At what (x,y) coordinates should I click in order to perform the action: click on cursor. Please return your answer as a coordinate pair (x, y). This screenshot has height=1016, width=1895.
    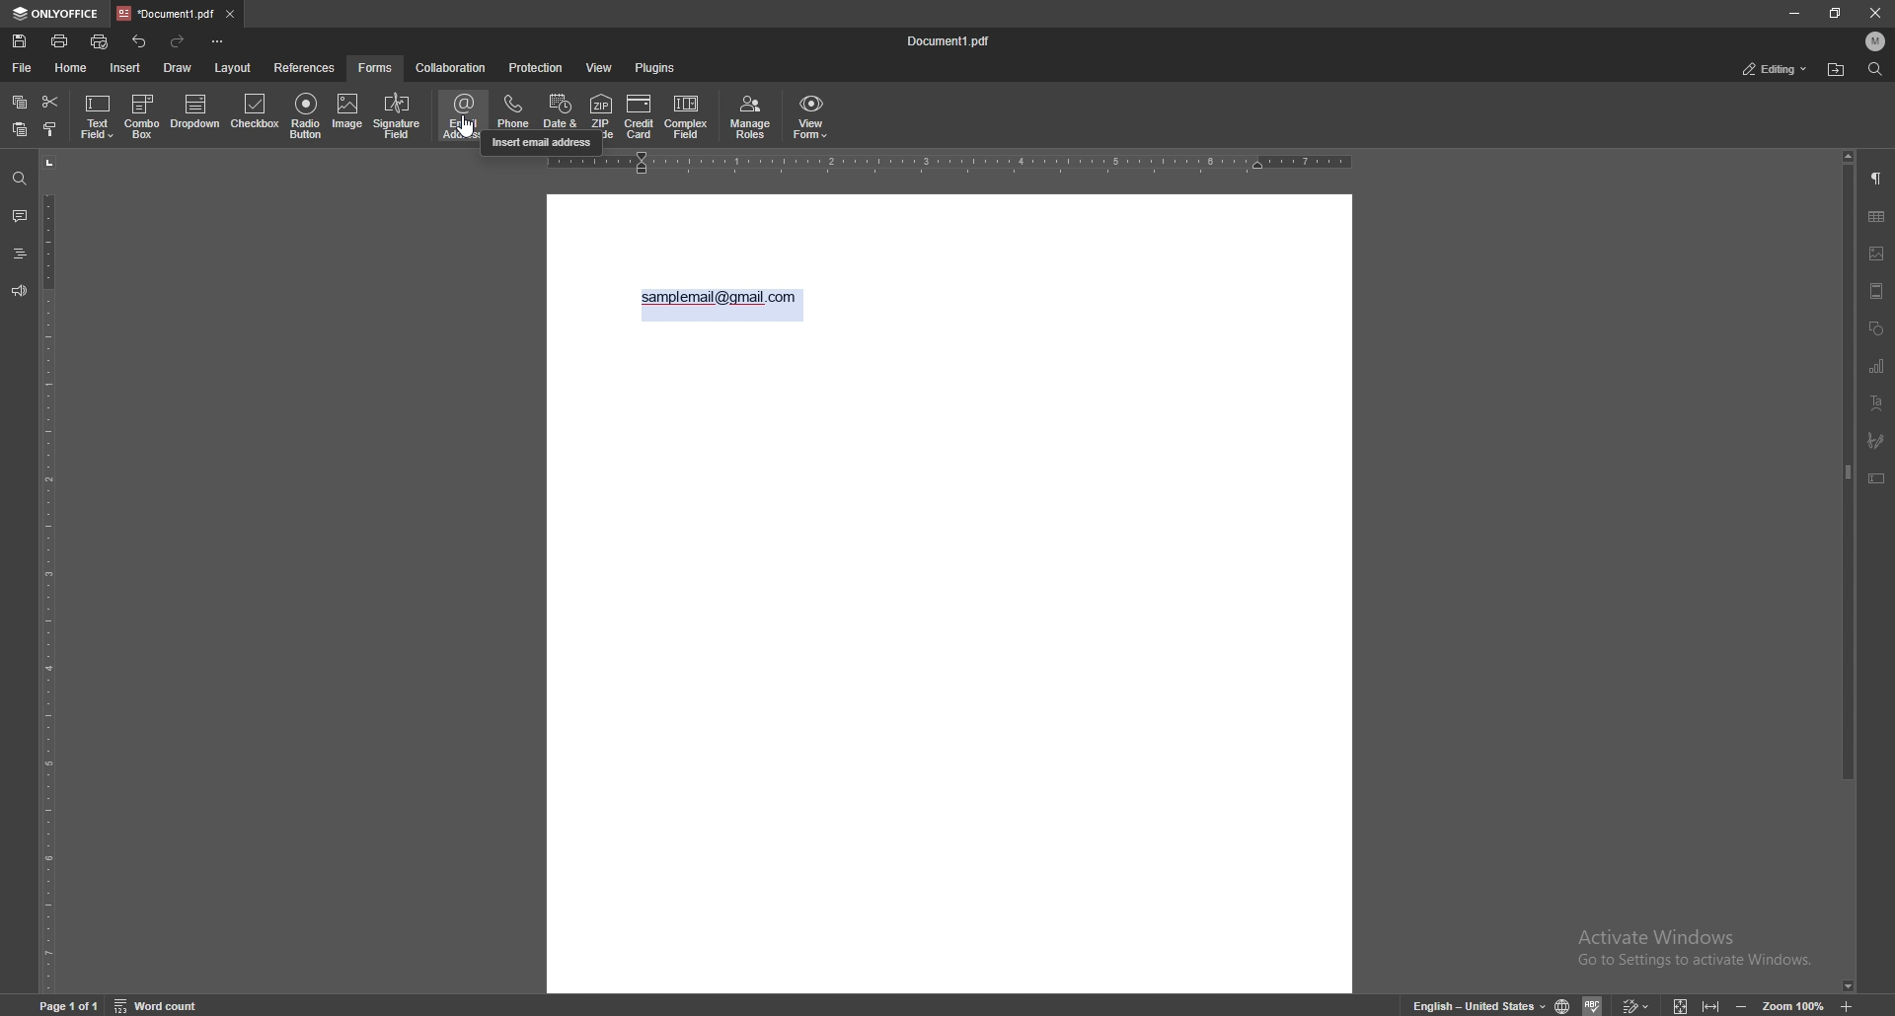
    Looking at the image, I should click on (467, 137).